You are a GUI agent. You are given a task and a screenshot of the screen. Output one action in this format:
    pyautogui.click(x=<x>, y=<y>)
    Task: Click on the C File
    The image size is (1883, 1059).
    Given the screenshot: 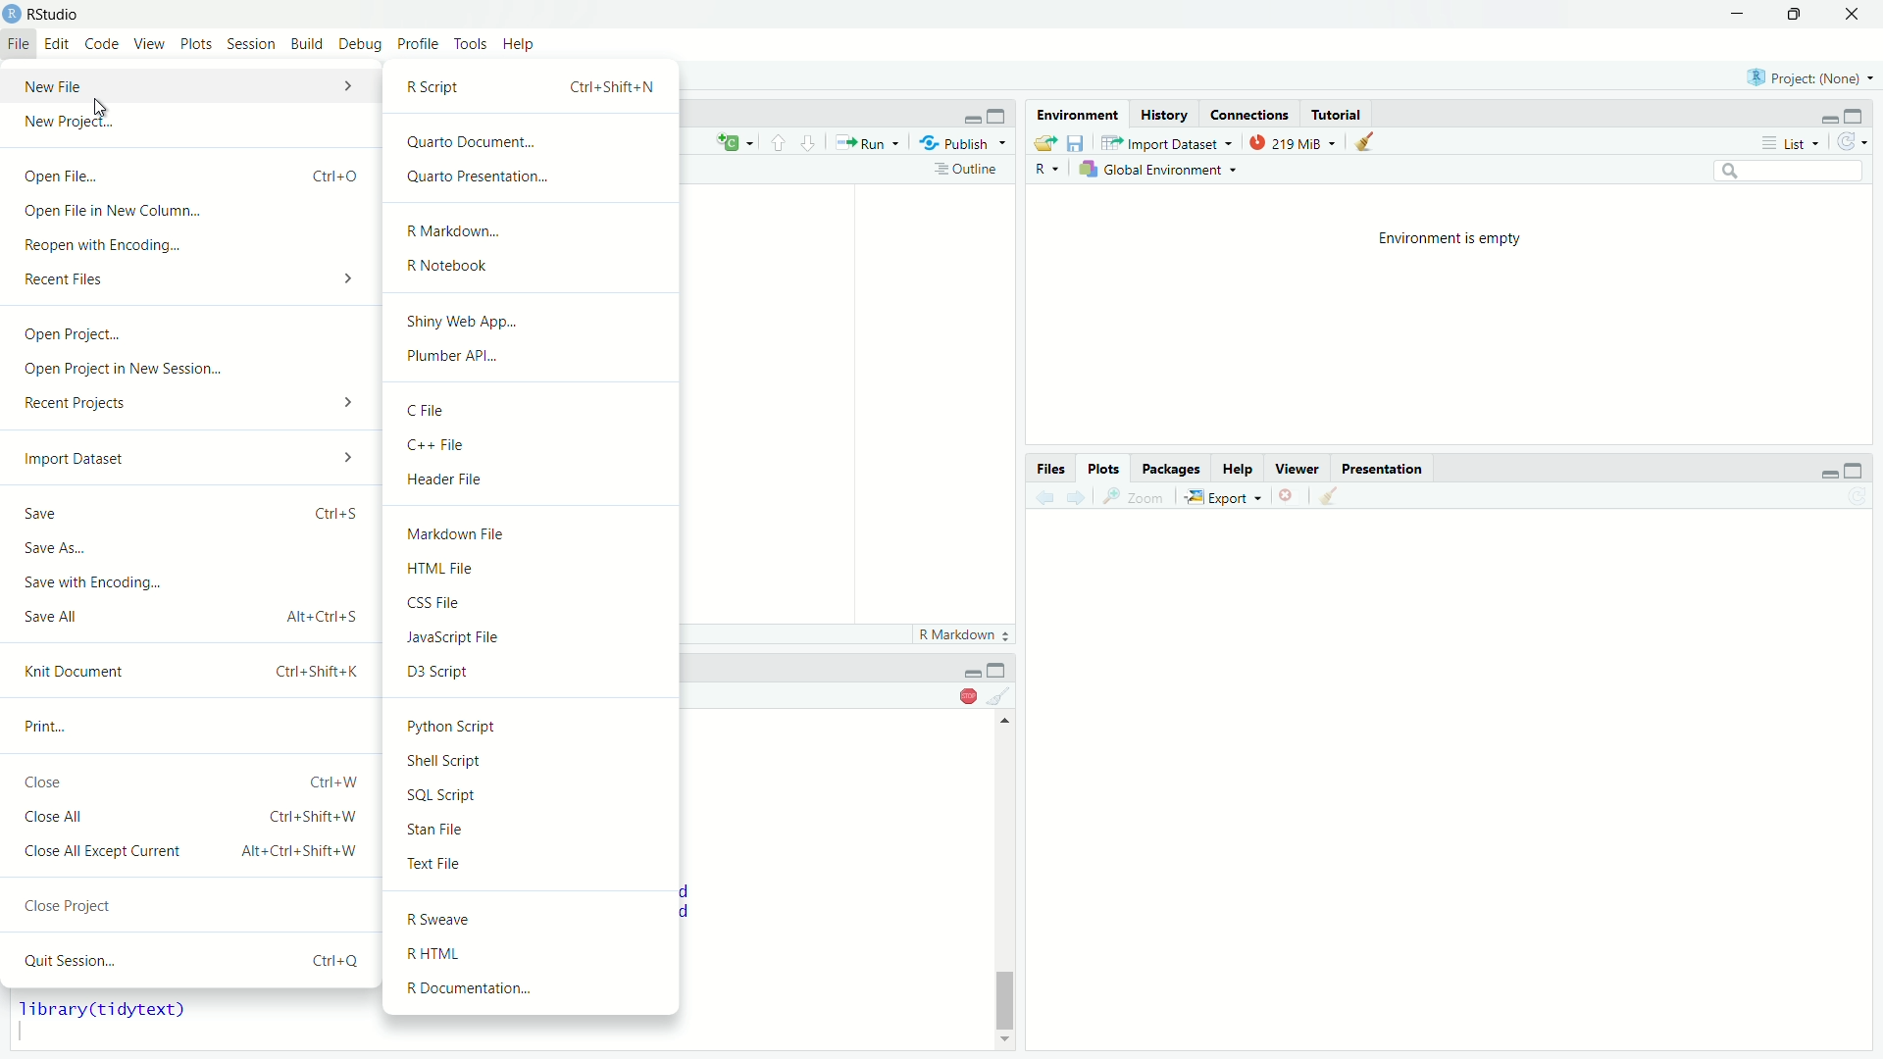 What is the action you would take?
    pyautogui.click(x=534, y=409)
    